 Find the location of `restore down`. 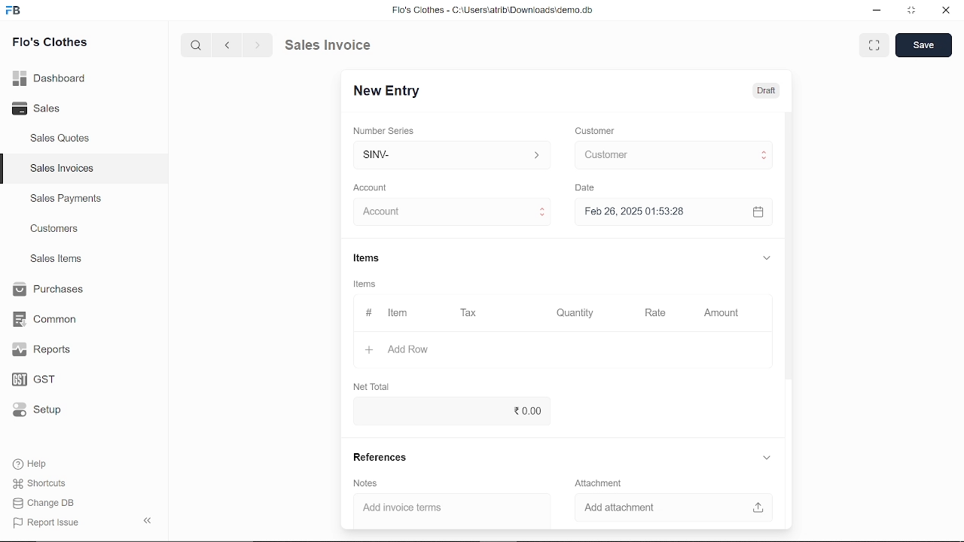

restore down is located at coordinates (913, 11).